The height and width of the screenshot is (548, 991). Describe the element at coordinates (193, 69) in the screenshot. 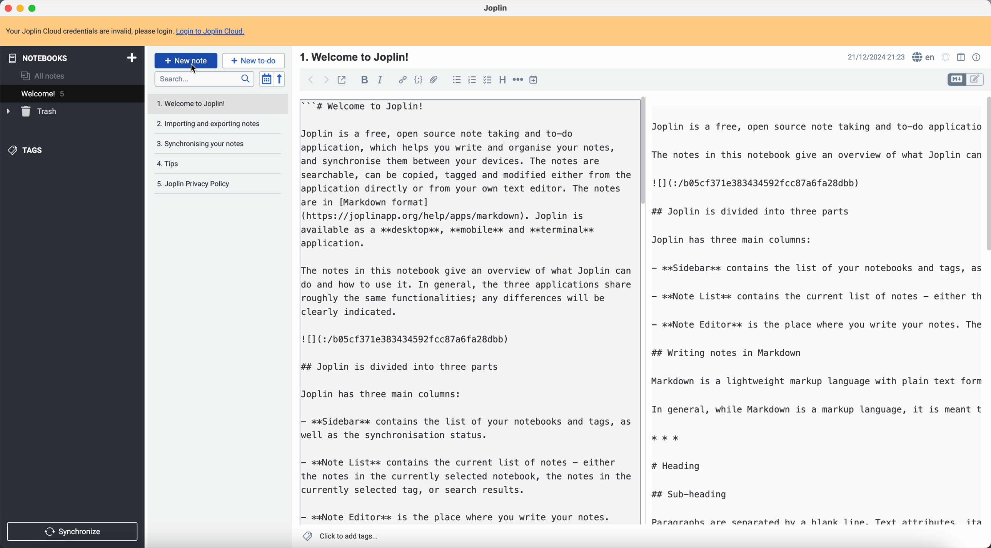

I see `Cursor` at that location.